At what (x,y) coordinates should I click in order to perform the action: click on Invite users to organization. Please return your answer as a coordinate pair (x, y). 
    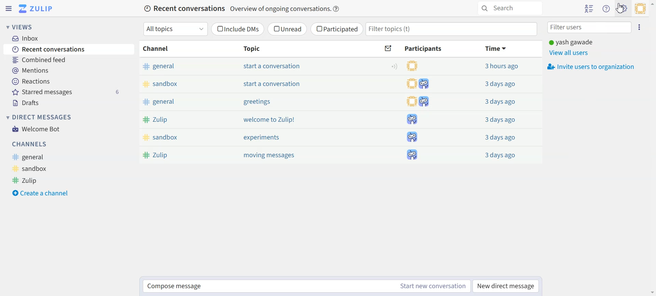
    Looking at the image, I should click on (591, 67).